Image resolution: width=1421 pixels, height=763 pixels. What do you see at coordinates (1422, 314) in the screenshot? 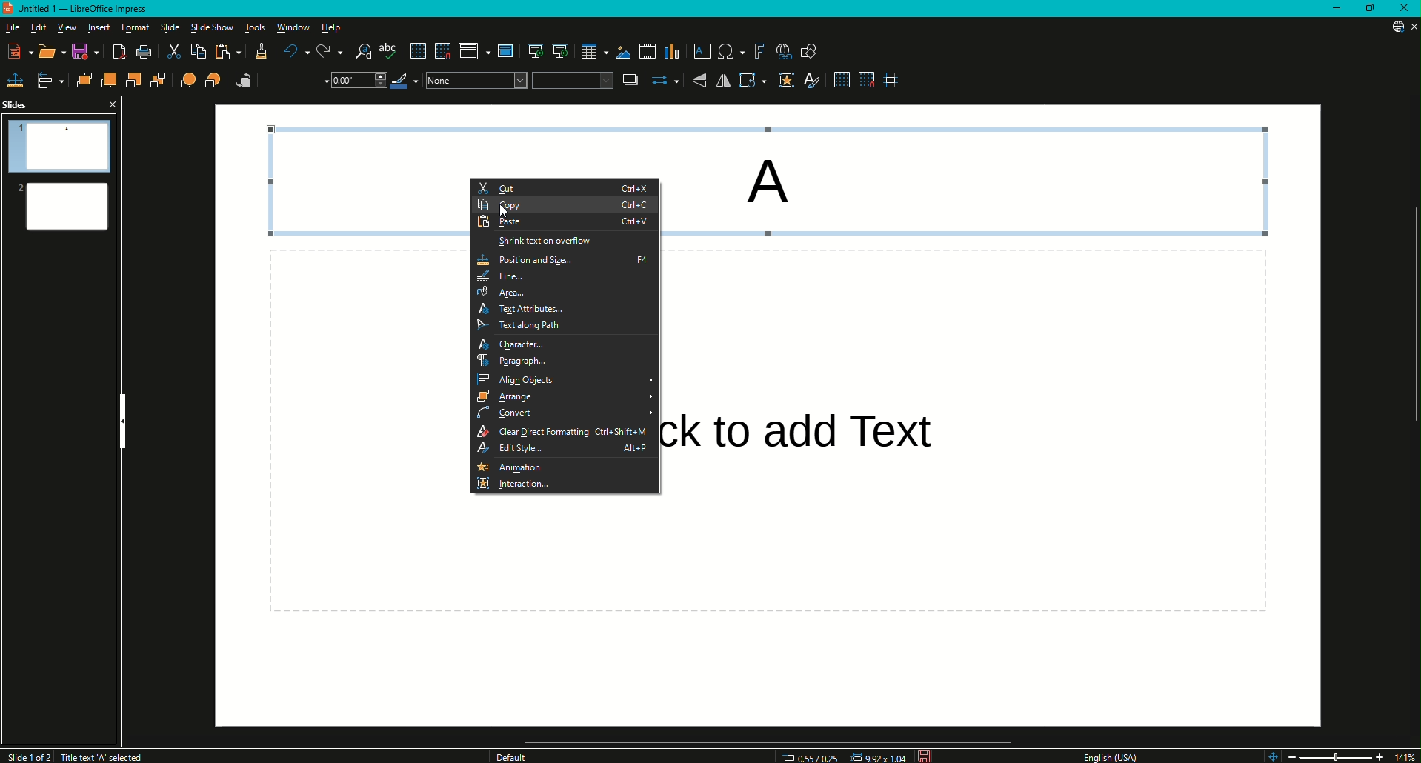
I see `Scroll` at bounding box center [1422, 314].